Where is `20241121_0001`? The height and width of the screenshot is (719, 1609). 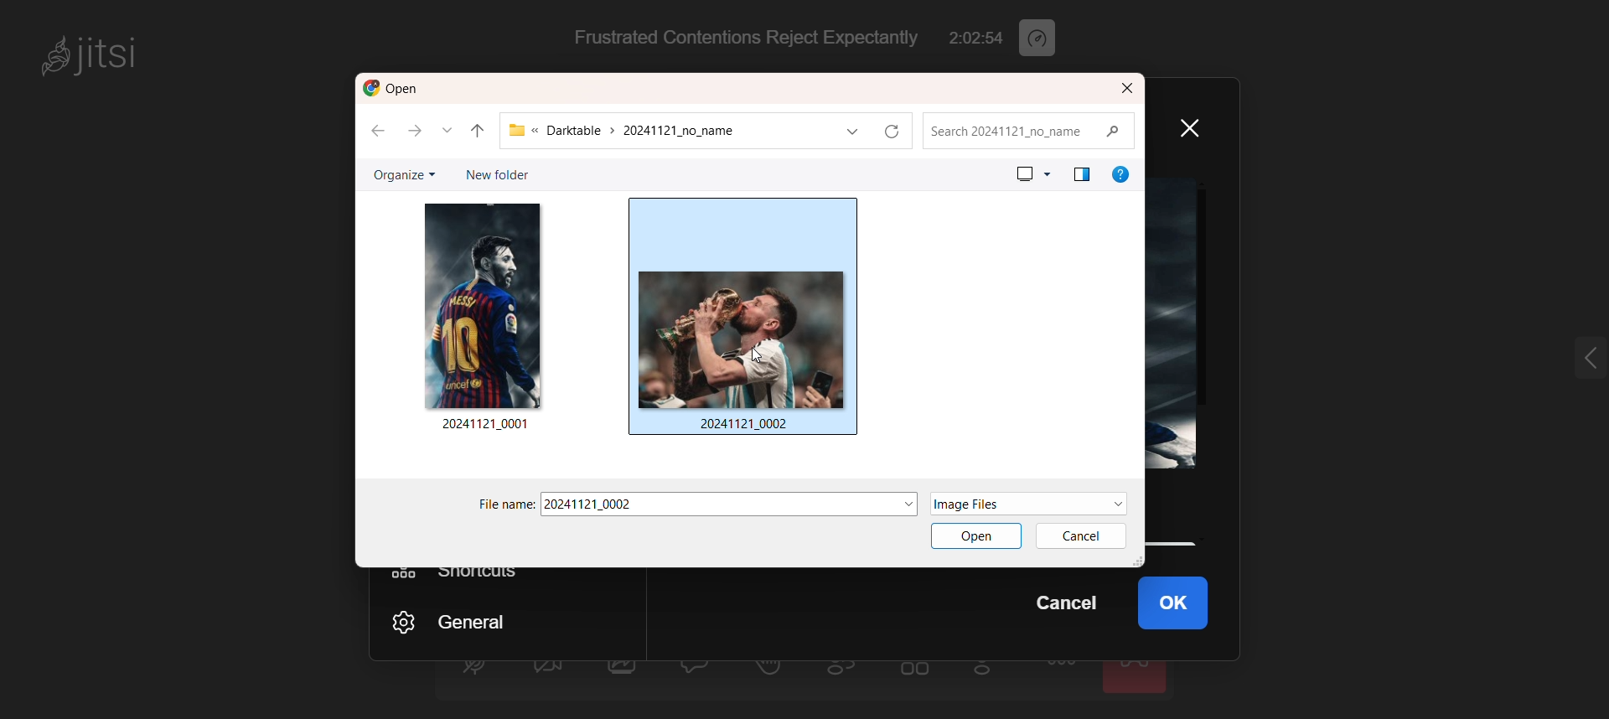
20241121_0001 is located at coordinates (487, 425).